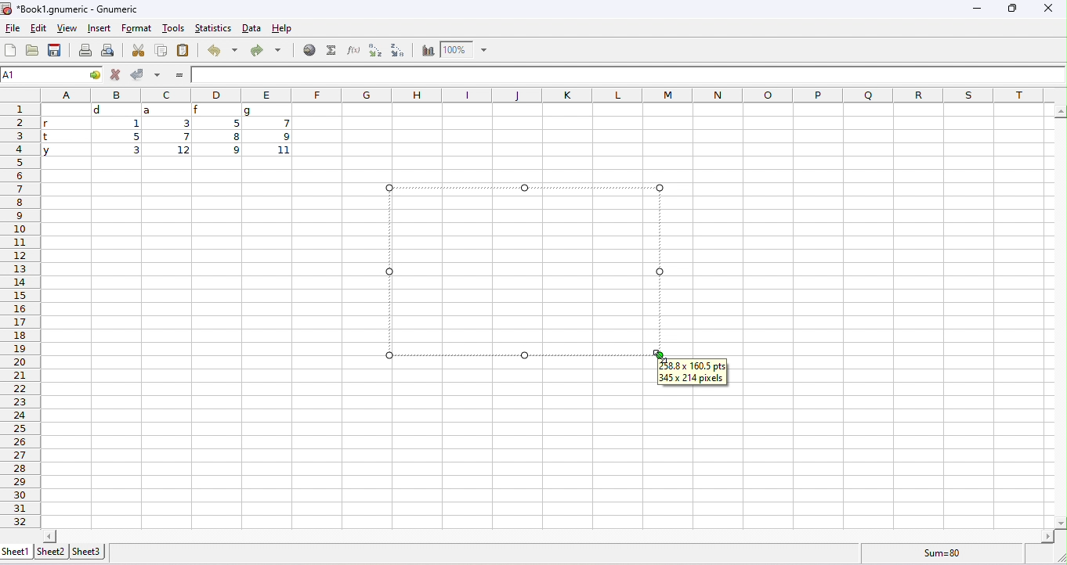  I want to click on minimize, so click(977, 11).